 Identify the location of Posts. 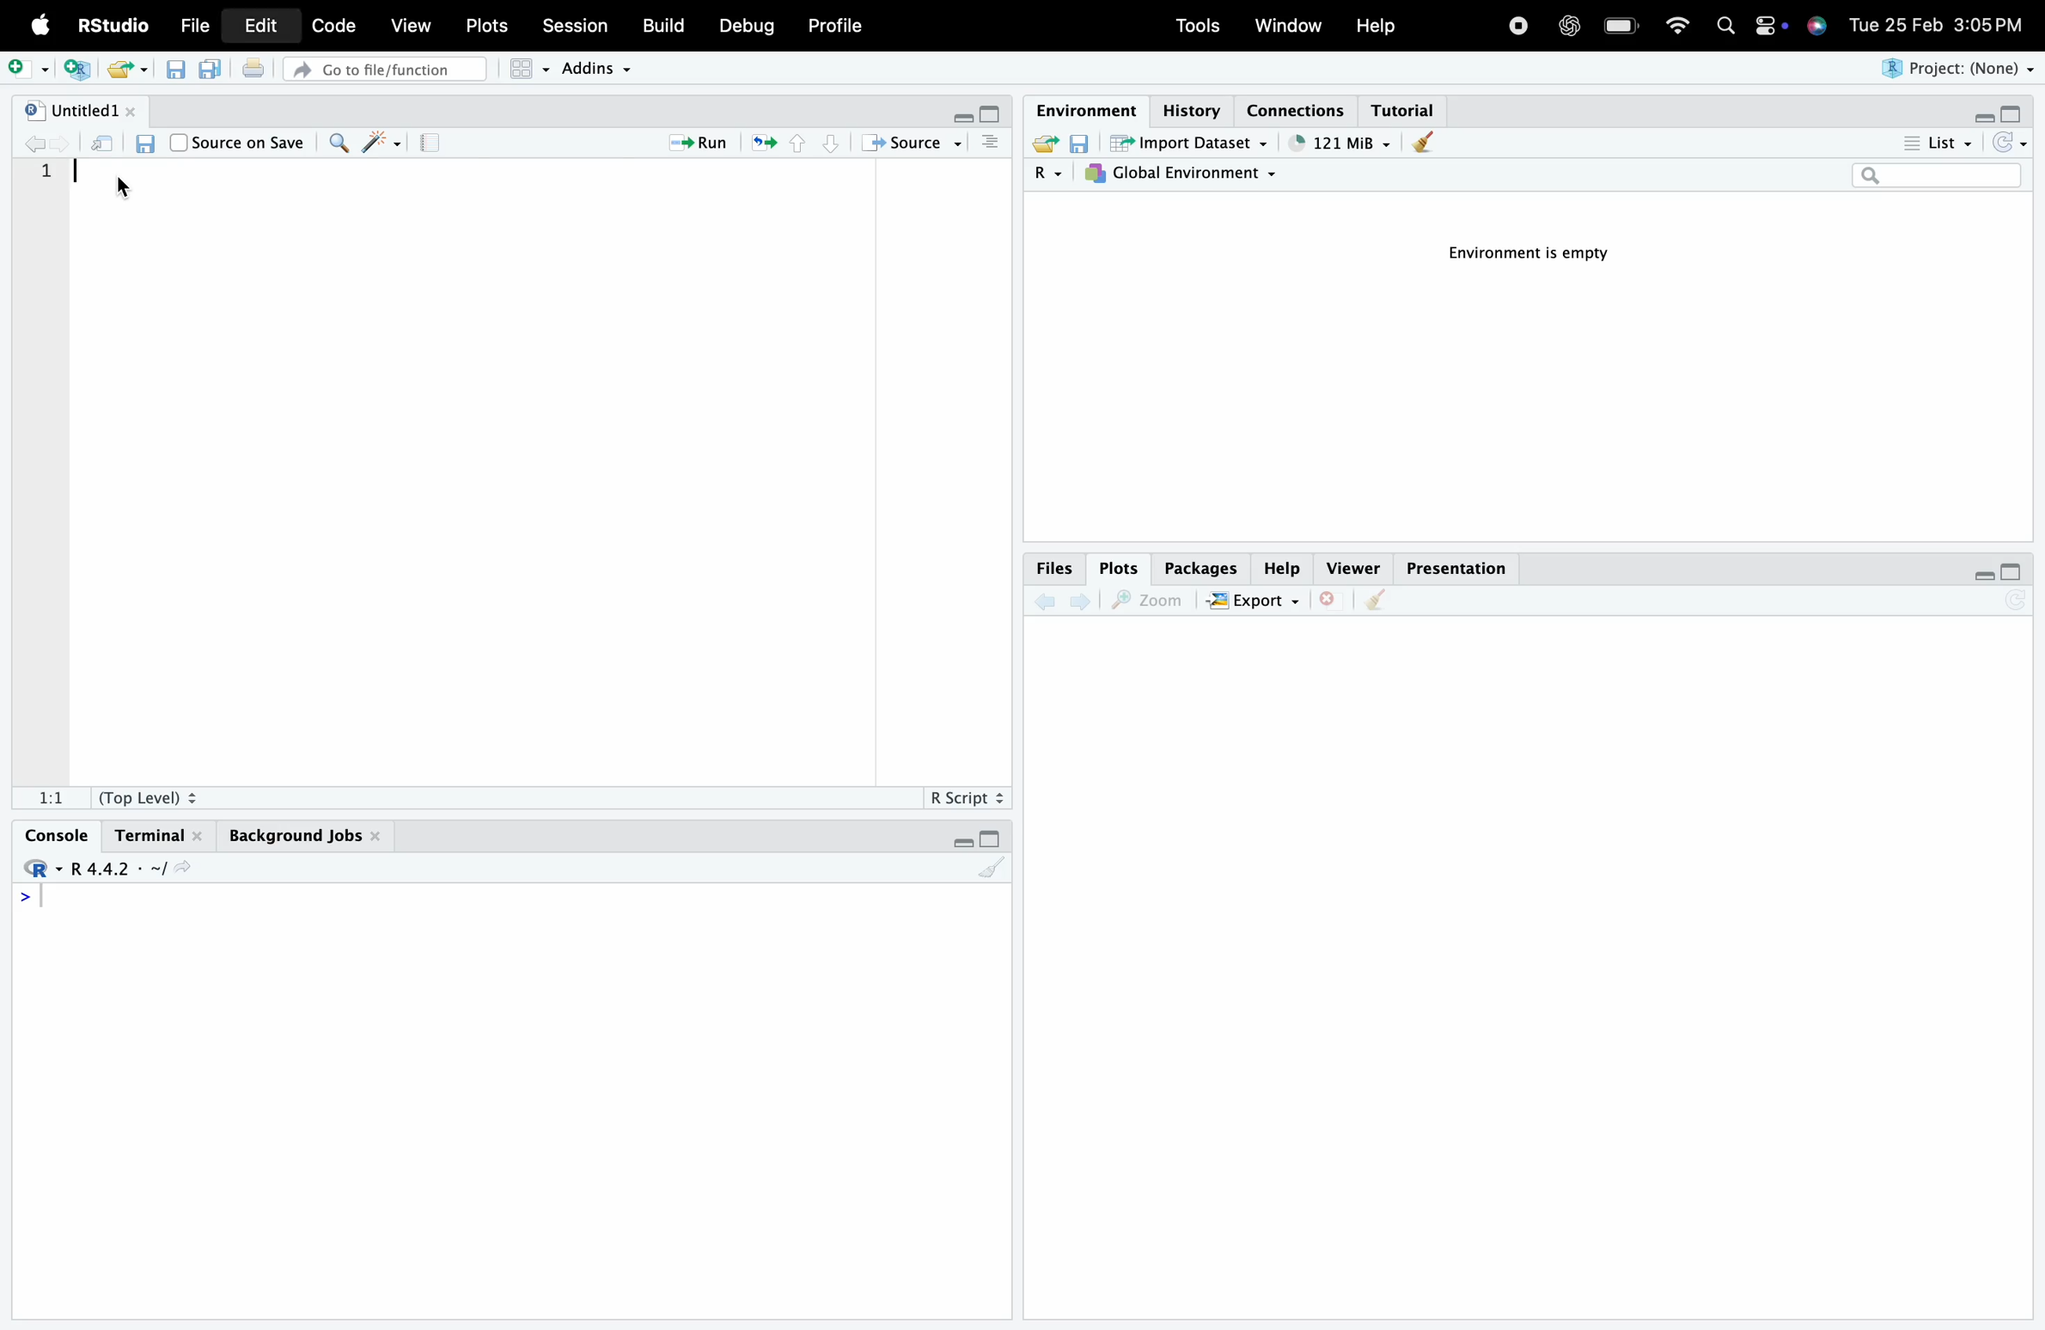
(489, 27).